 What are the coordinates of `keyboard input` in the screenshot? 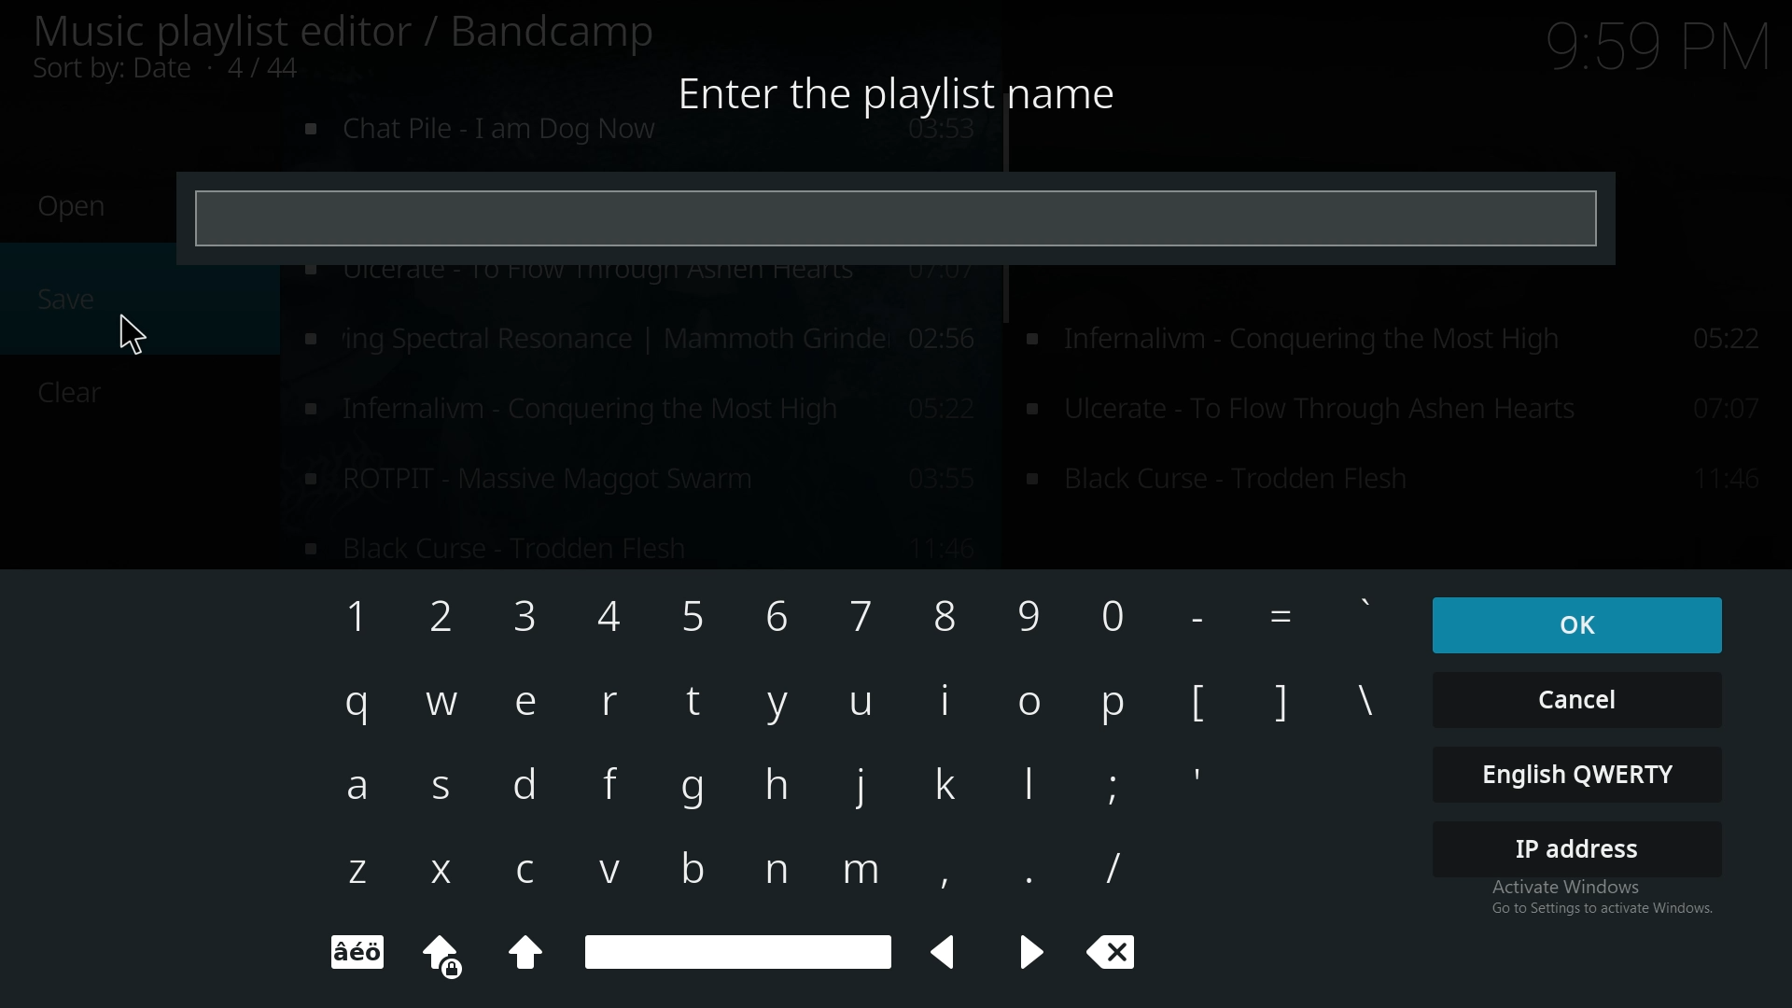 It's located at (613, 873).